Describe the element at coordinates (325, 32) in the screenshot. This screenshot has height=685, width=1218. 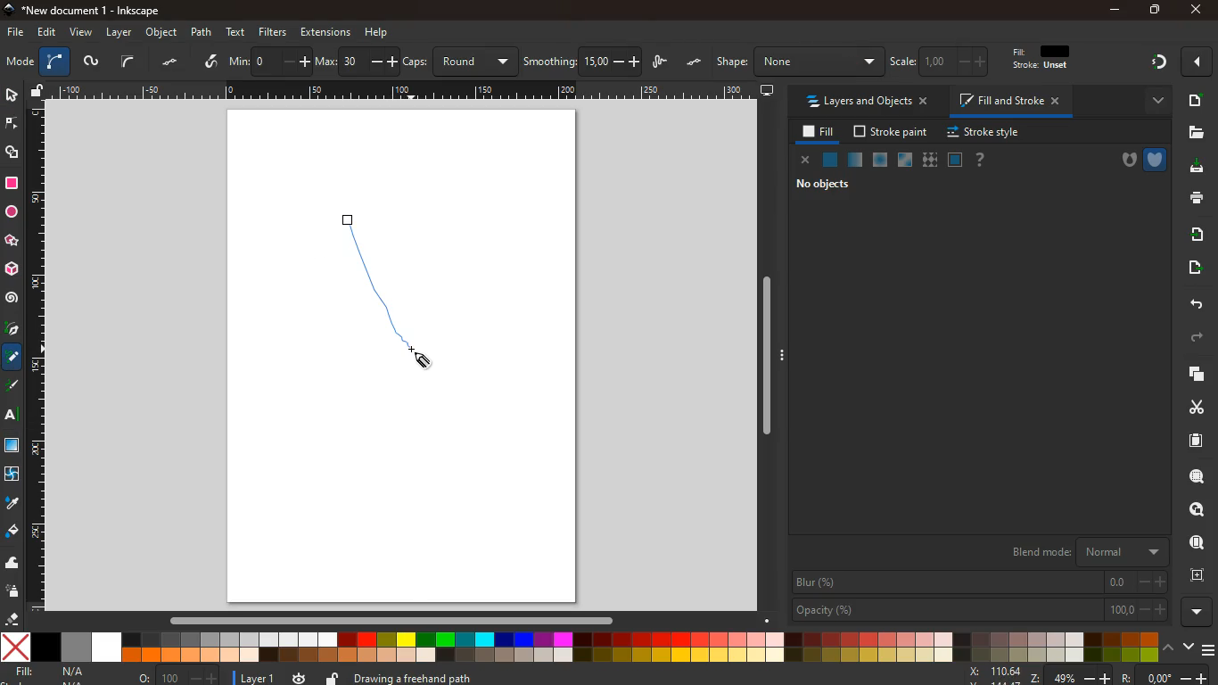
I see `extensions` at that location.